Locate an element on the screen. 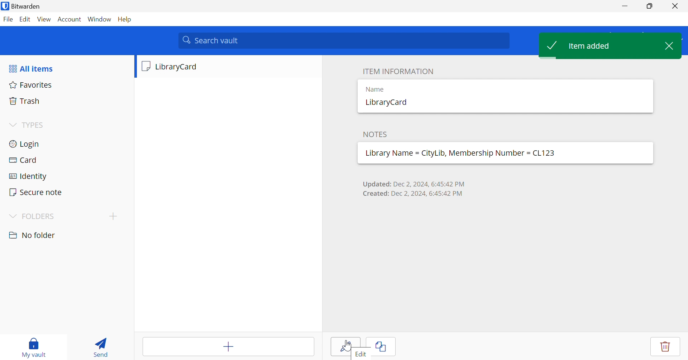  Cursor is located at coordinates (347, 345).